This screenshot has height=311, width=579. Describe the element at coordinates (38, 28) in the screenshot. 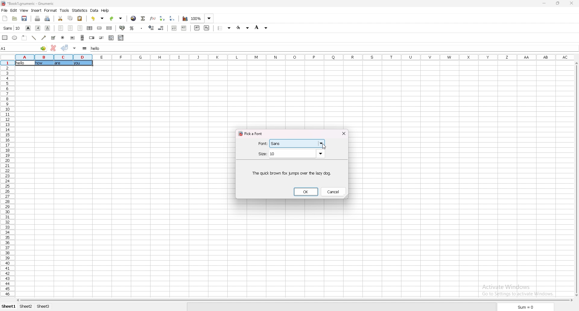

I see `italic` at that location.